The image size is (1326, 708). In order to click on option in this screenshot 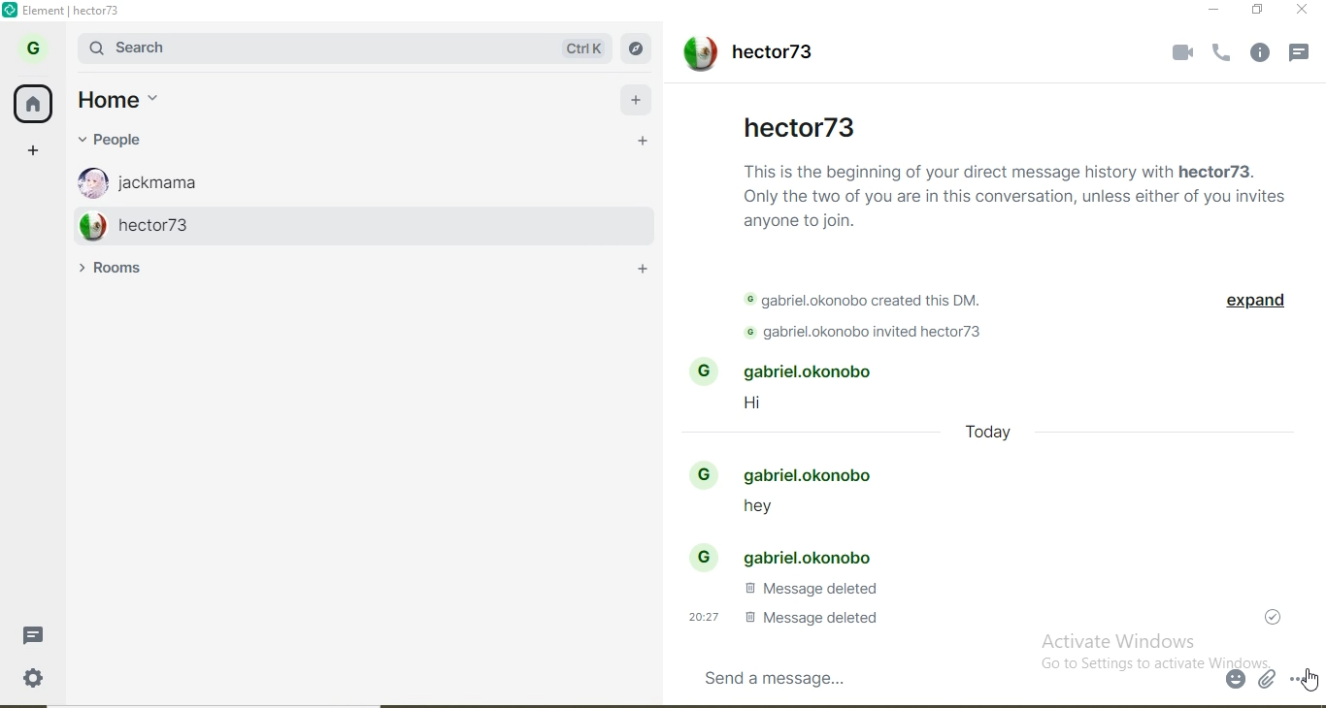, I will do `click(1303, 680)`.